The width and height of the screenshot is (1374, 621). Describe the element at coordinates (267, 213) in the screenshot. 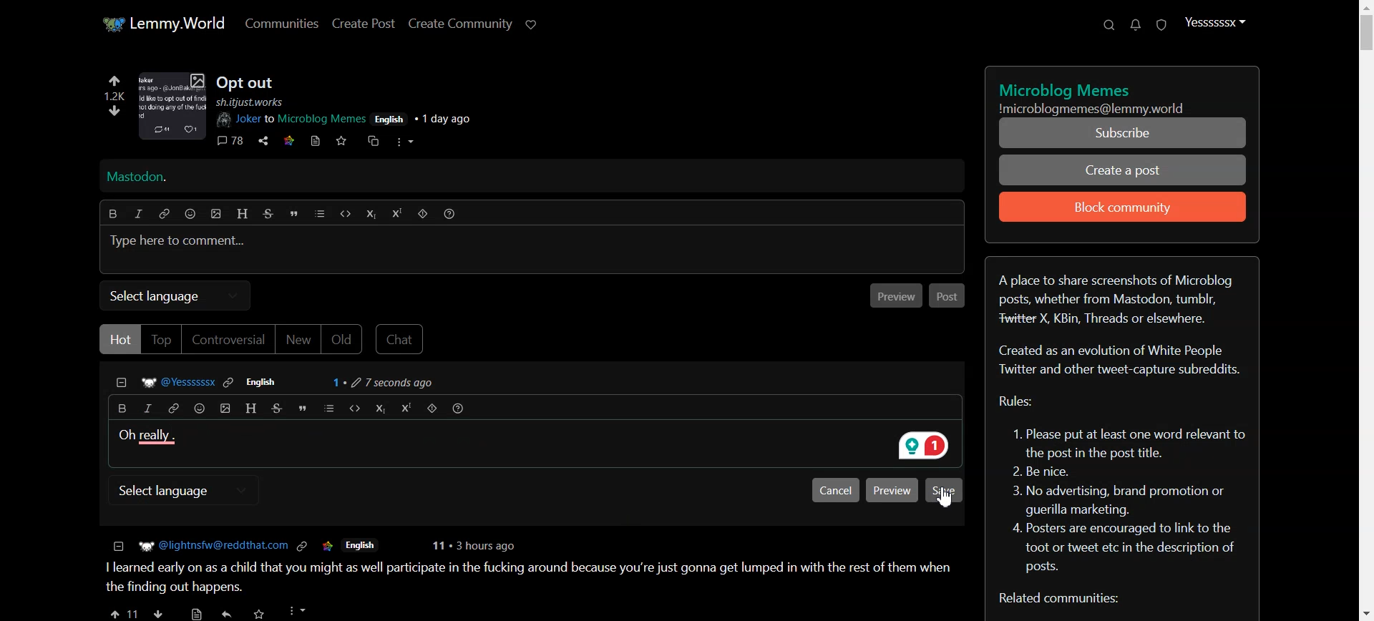

I see `Strikethrough` at that location.